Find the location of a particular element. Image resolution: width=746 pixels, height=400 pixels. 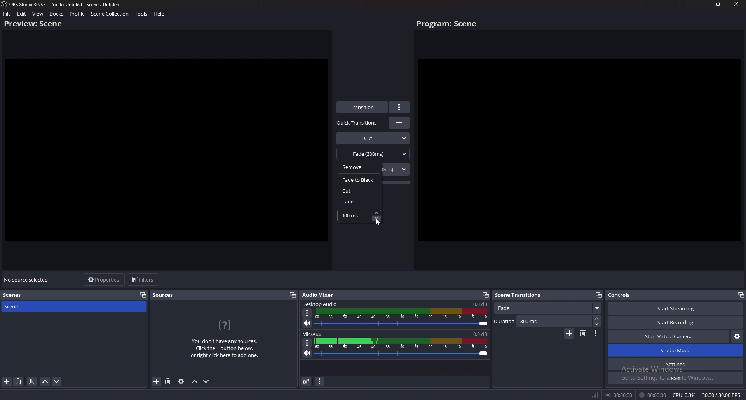

remove is located at coordinates (362, 167).